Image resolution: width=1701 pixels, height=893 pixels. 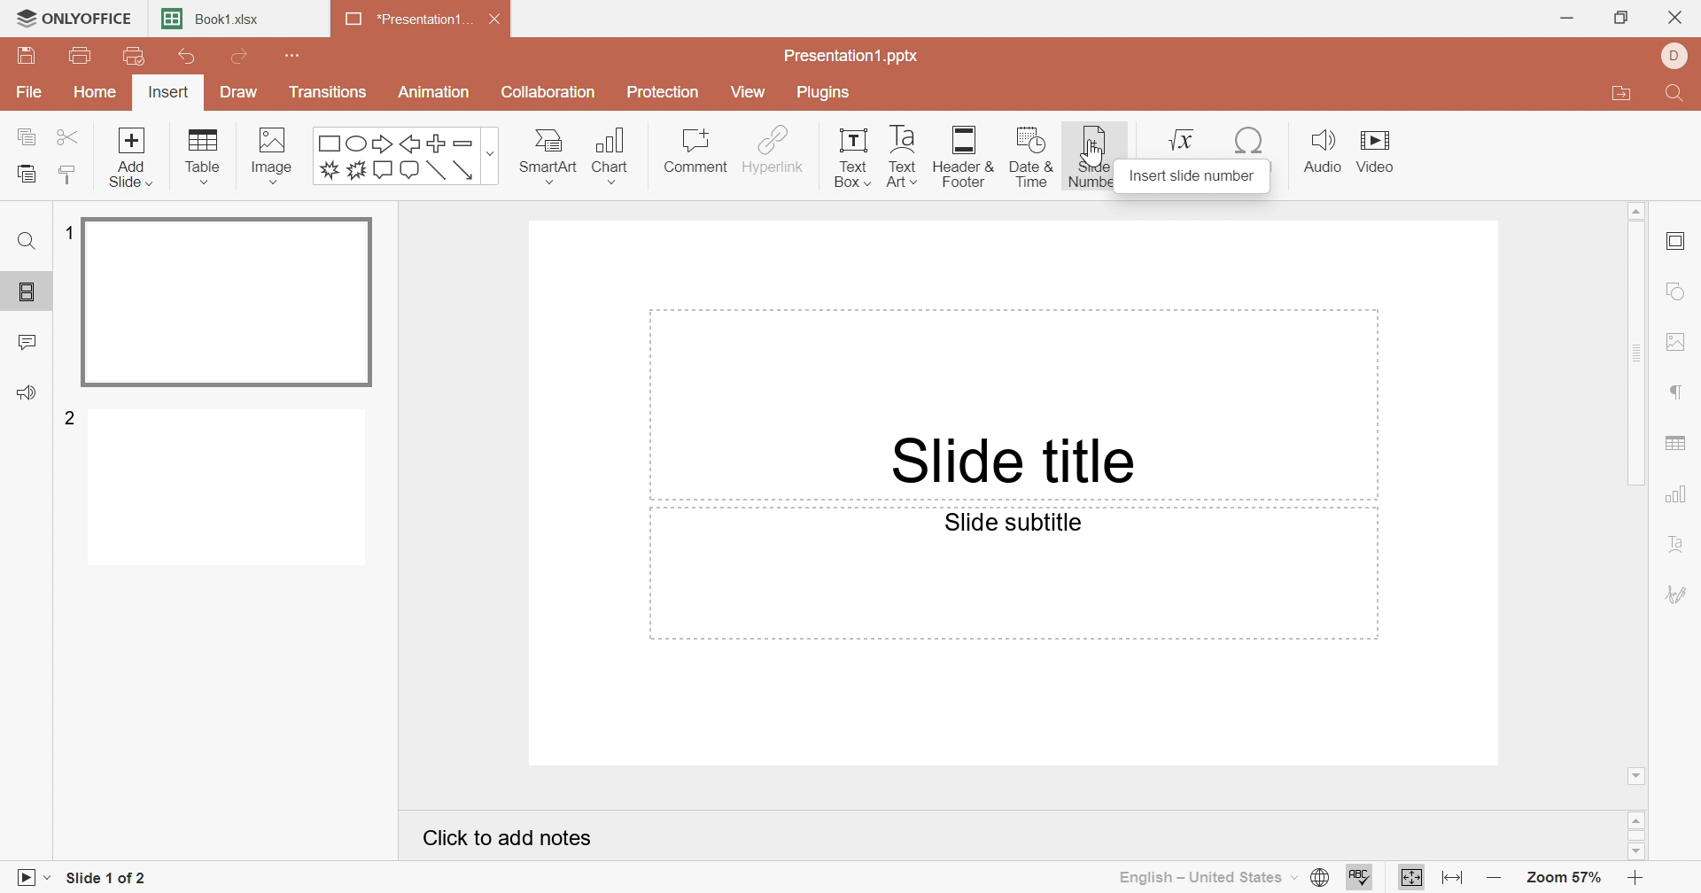 I want to click on Comment, so click(x=694, y=151).